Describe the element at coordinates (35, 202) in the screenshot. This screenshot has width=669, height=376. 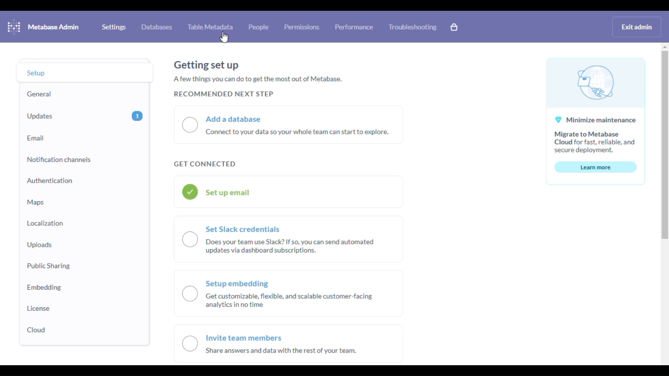
I see `maps` at that location.